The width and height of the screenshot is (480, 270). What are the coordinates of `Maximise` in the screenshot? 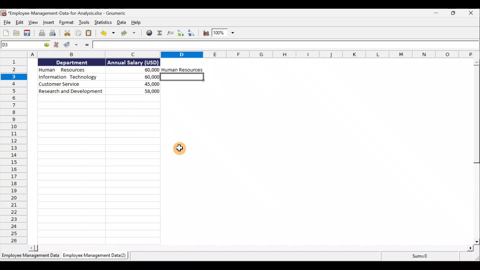 It's located at (451, 15).